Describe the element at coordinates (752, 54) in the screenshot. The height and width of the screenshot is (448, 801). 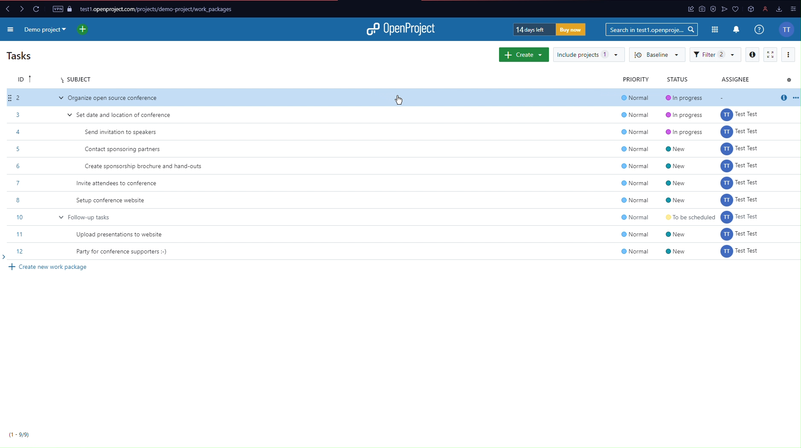
I see `Info` at that location.